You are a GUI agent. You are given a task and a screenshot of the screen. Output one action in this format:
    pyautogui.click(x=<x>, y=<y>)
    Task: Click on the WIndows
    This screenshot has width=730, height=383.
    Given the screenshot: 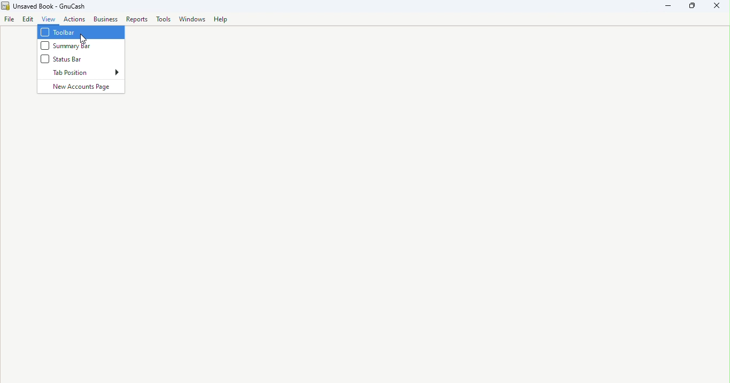 What is the action you would take?
    pyautogui.click(x=193, y=20)
    